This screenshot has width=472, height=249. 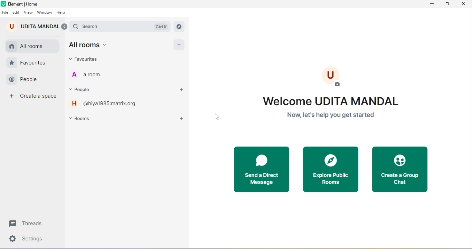 I want to click on minimize, so click(x=431, y=4).